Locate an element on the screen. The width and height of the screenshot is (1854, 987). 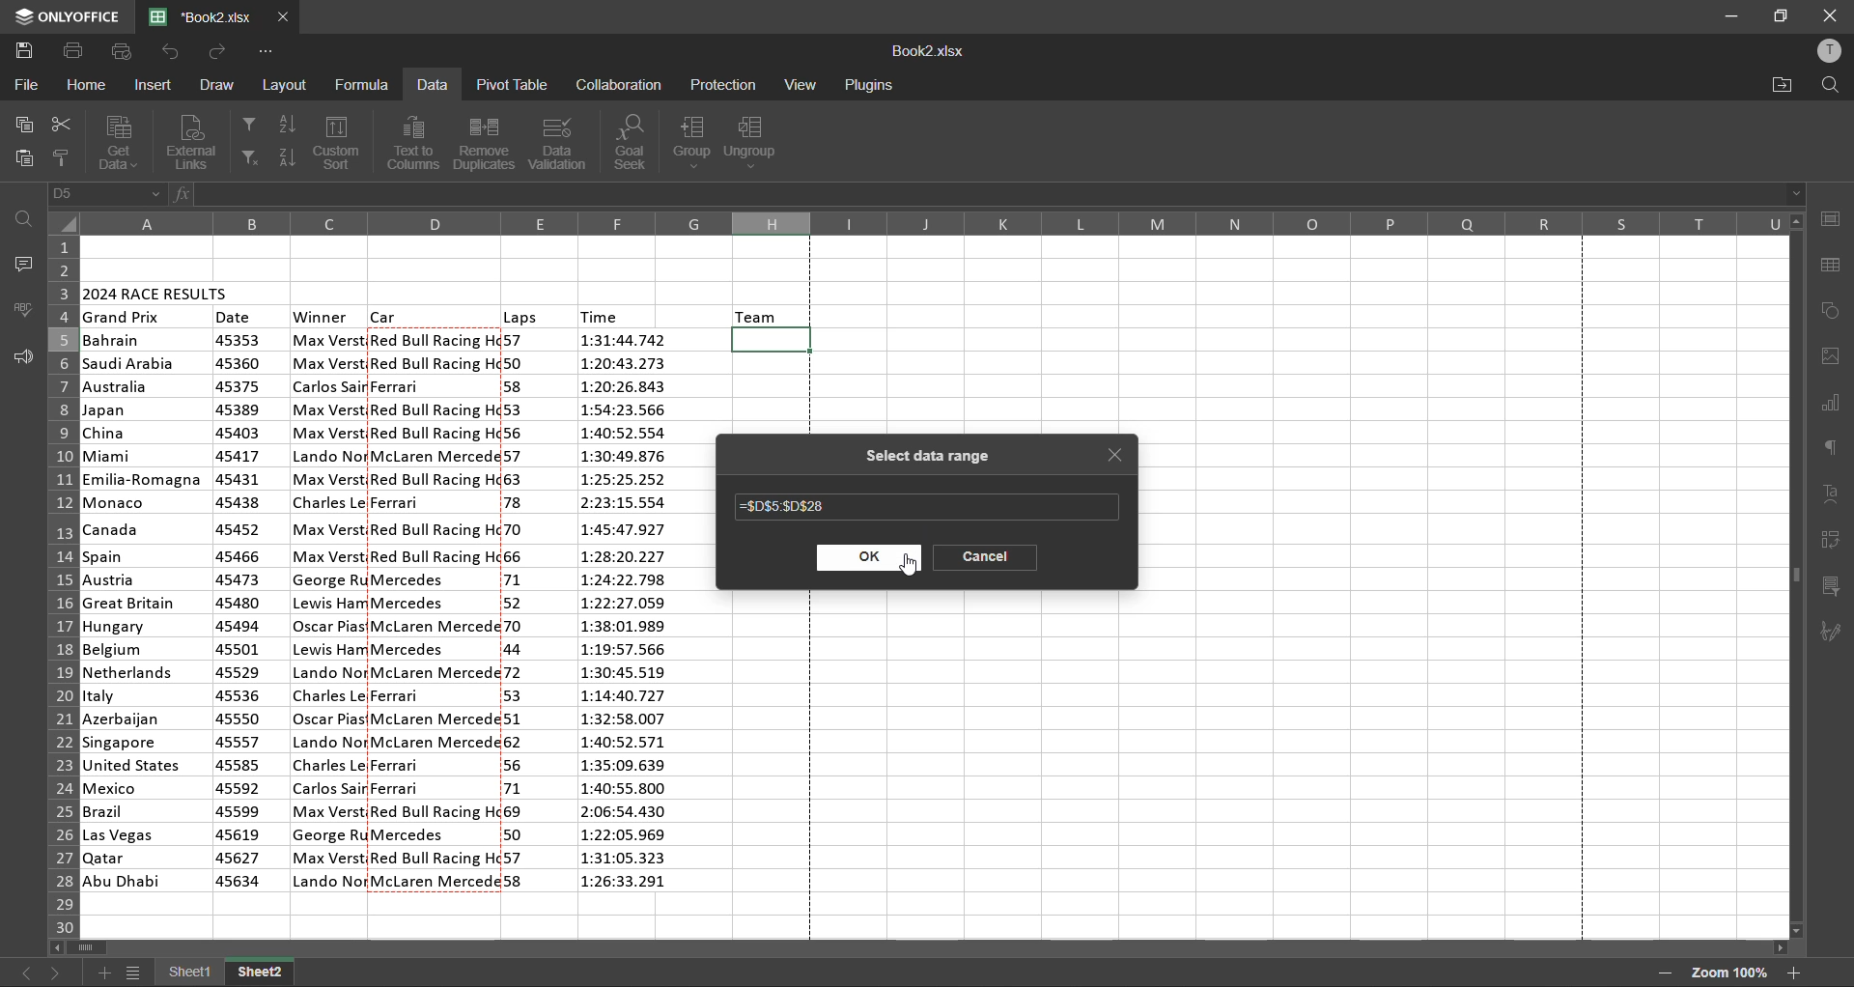
scrollbar is located at coordinates (1796, 576).